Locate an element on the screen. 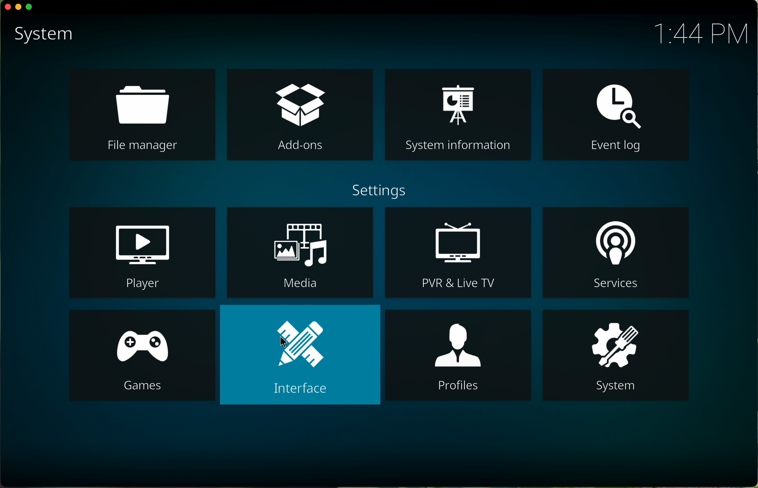  system is located at coordinates (615, 356).